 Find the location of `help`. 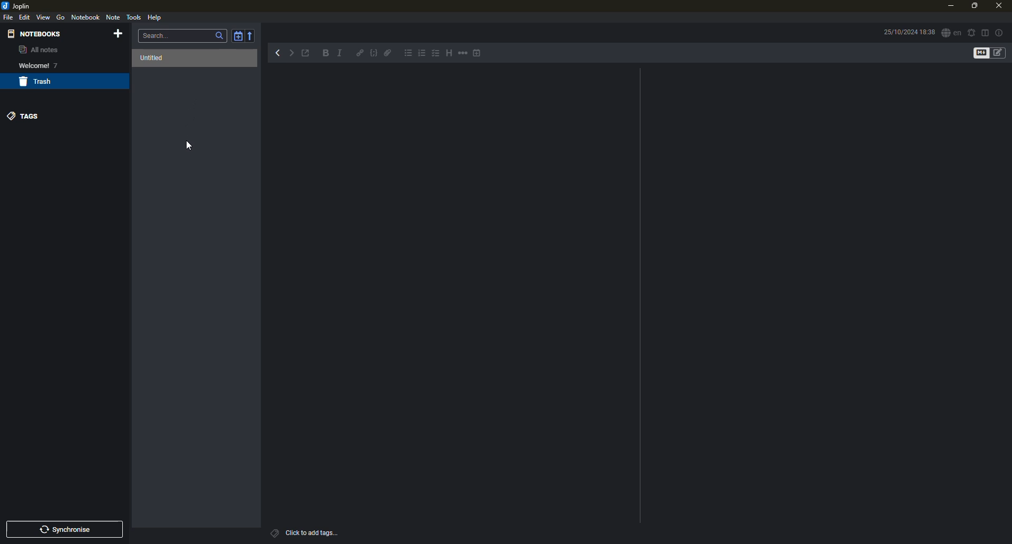

help is located at coordinates (154, 17).